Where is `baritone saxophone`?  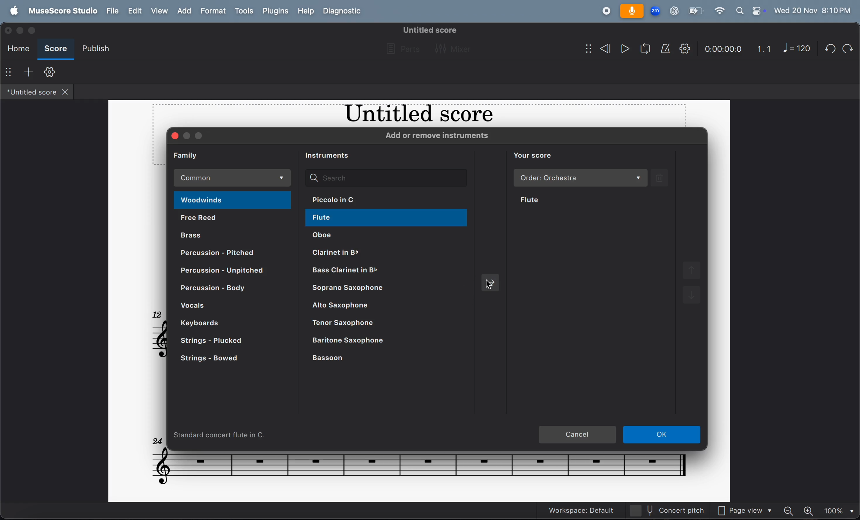
baritone saxophone is located at coordinates (382, 341).